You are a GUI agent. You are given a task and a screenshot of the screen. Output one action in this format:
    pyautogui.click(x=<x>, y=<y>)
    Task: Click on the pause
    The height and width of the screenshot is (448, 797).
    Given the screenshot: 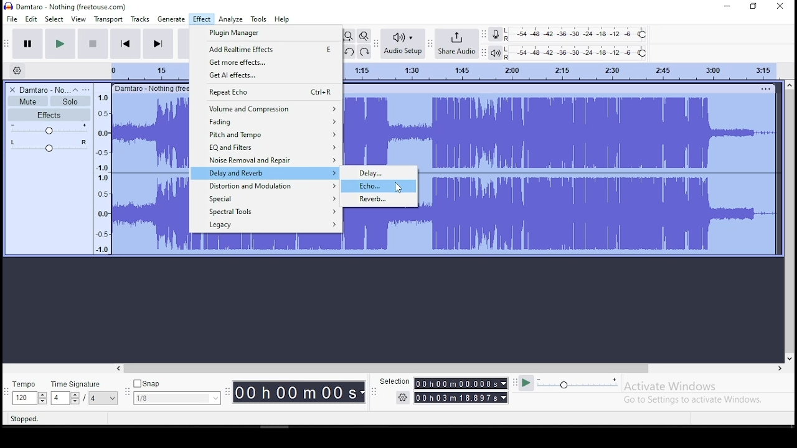 What is the action you would take?
    pyautogui.click(x=29, y=43)
    